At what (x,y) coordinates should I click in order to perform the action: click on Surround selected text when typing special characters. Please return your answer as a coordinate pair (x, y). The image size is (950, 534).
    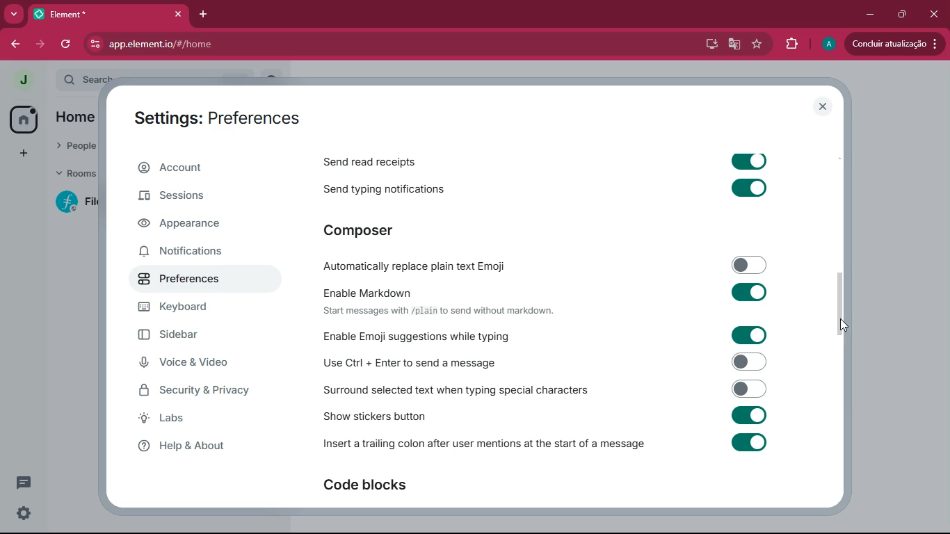
    Looking at the image, I should click on (544, 389).